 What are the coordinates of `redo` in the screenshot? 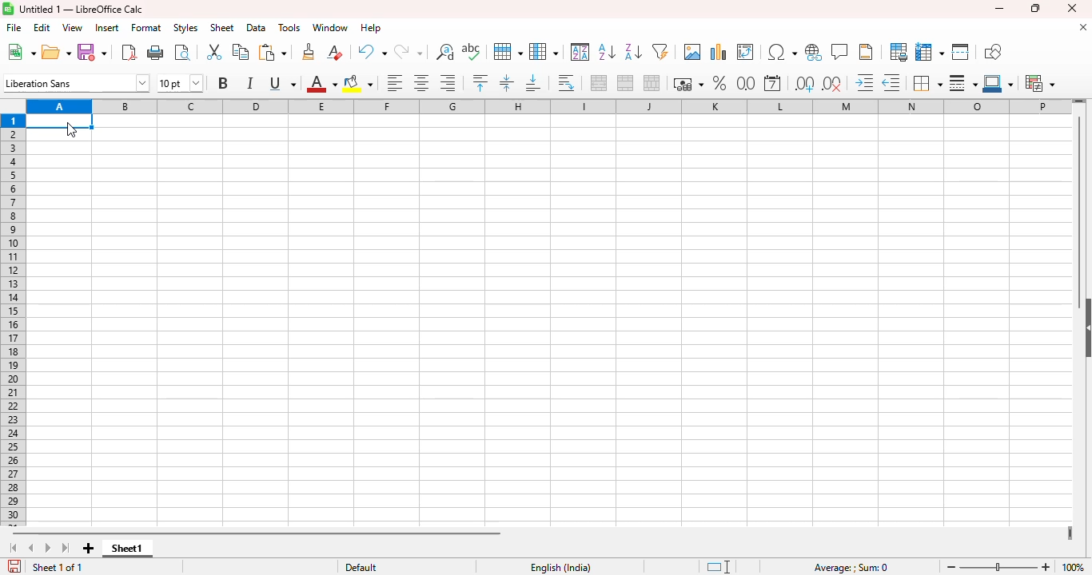 It's located at (409, 53).